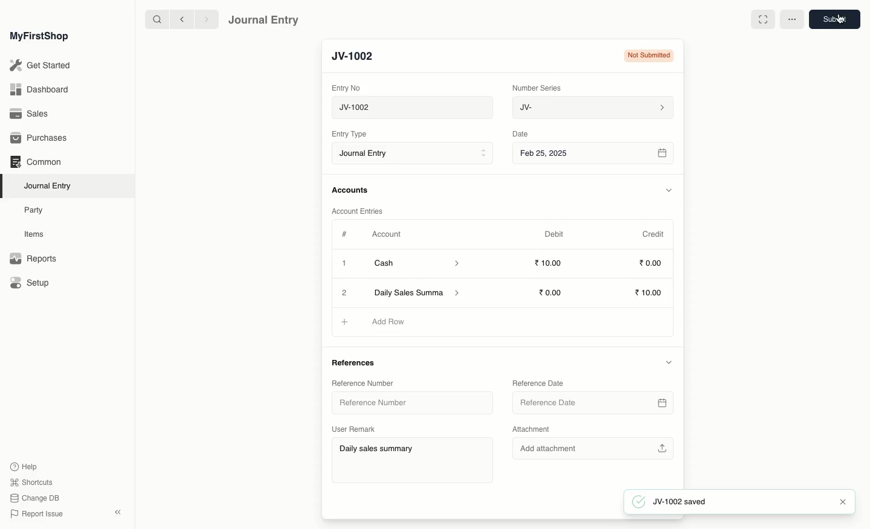 This screenshot has height=529, width=870. What do you see at coordinates (345, 293) in the screenshot?
I see `Close` at bounding box center [345, 293].